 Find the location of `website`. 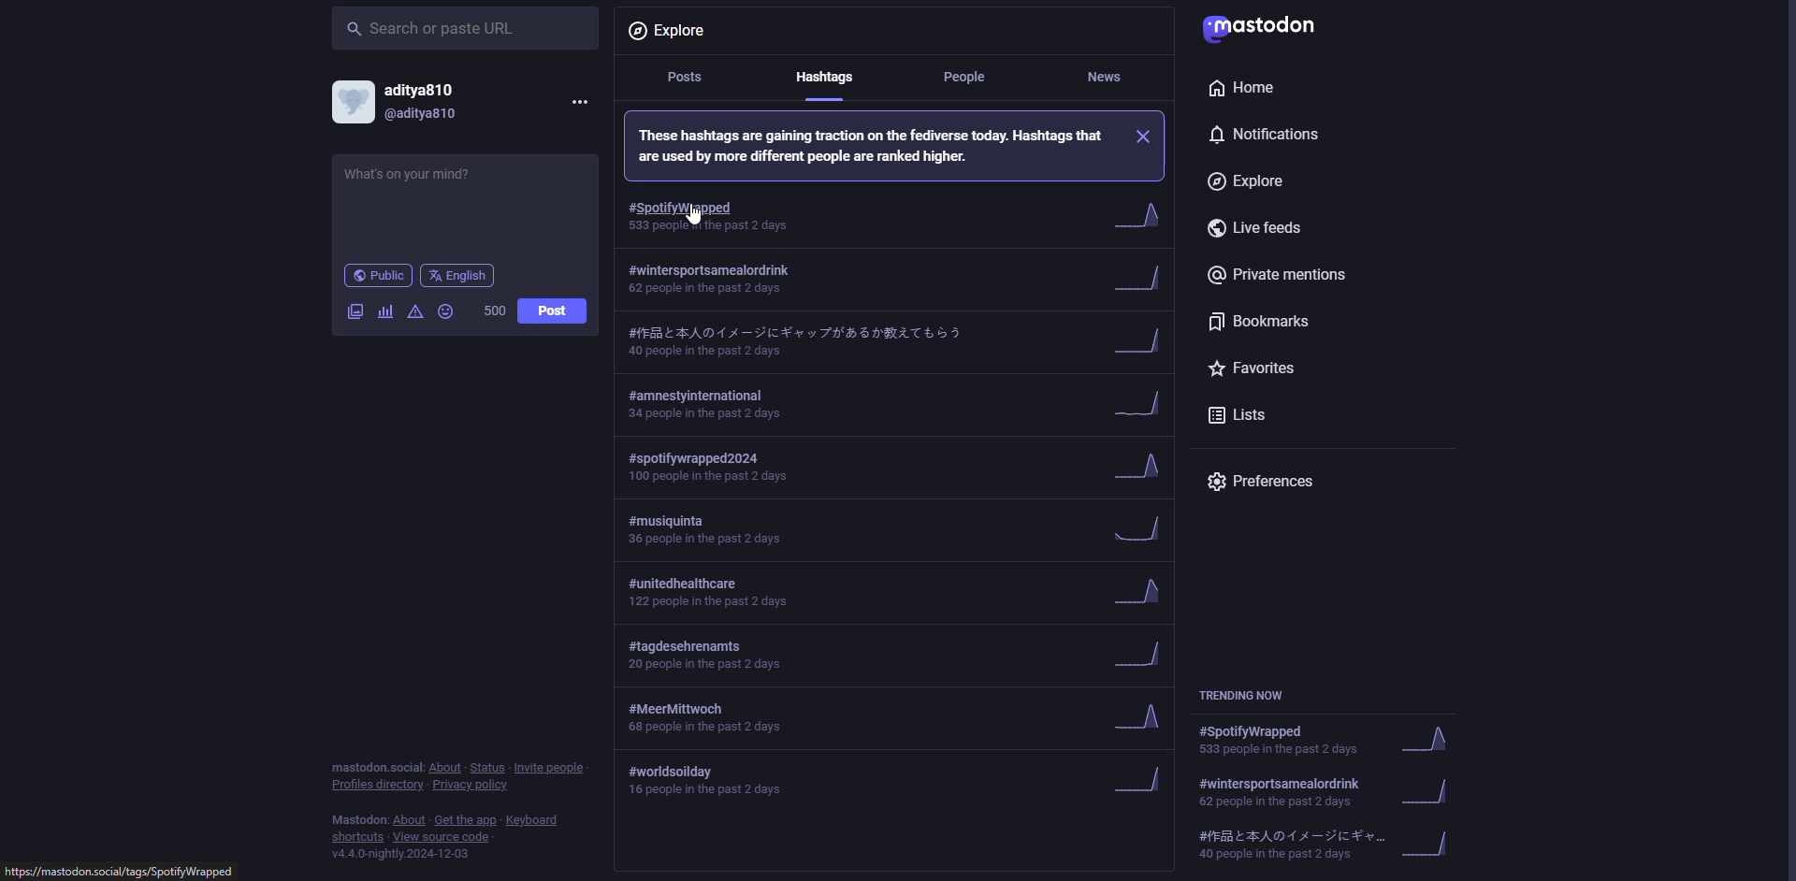

website is located at coordinates (121, 871).